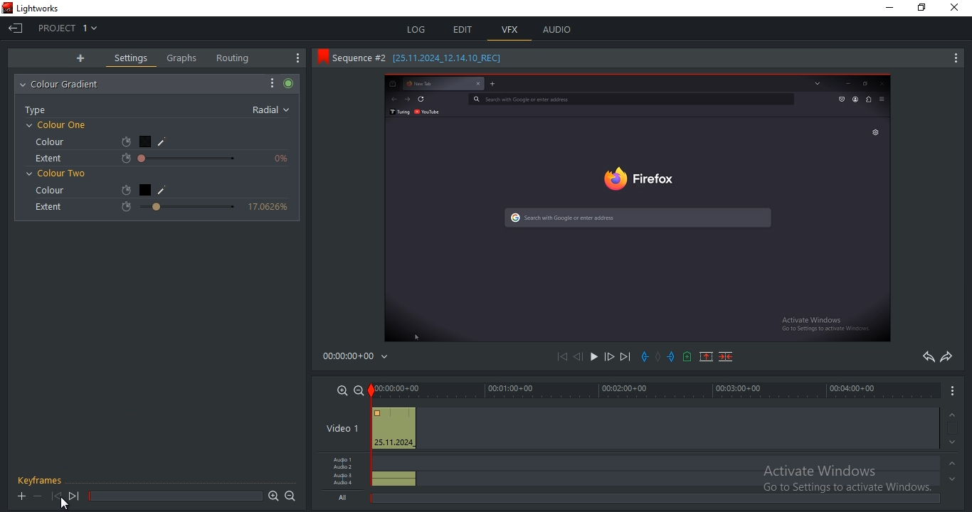  Describe the element at coordinates (128, 188) in the screenshot. I see `duration icon` at that location.